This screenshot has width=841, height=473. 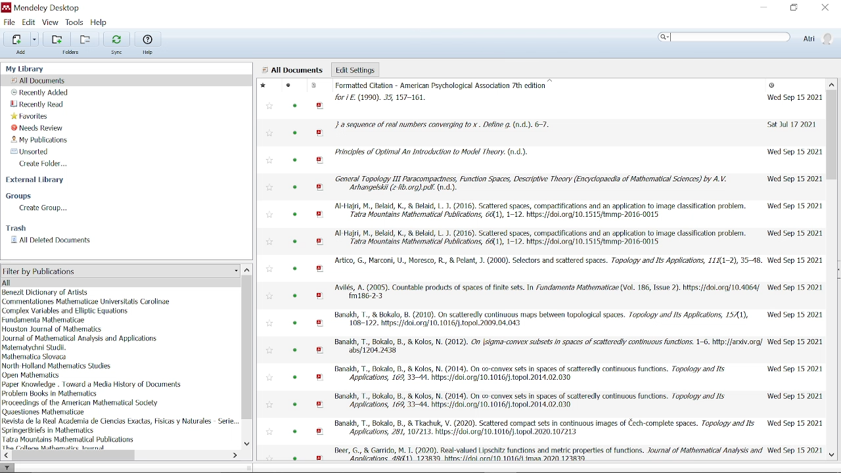 I want to click on pdf, so click(x=321, y=106).